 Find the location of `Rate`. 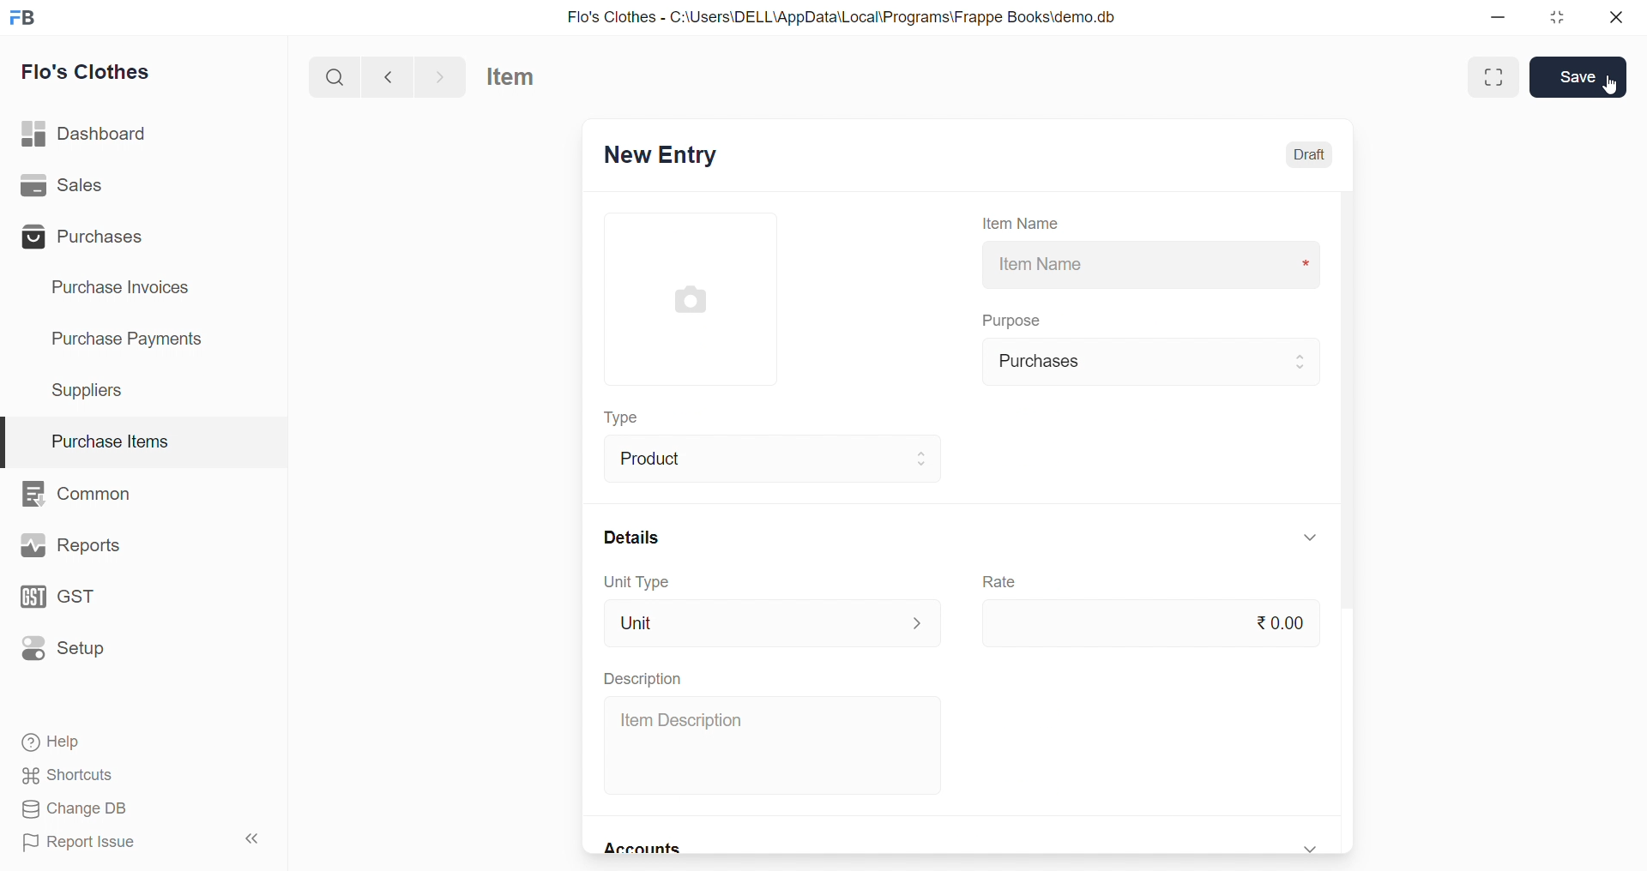

Rate is located at coordinates (1002, 582).